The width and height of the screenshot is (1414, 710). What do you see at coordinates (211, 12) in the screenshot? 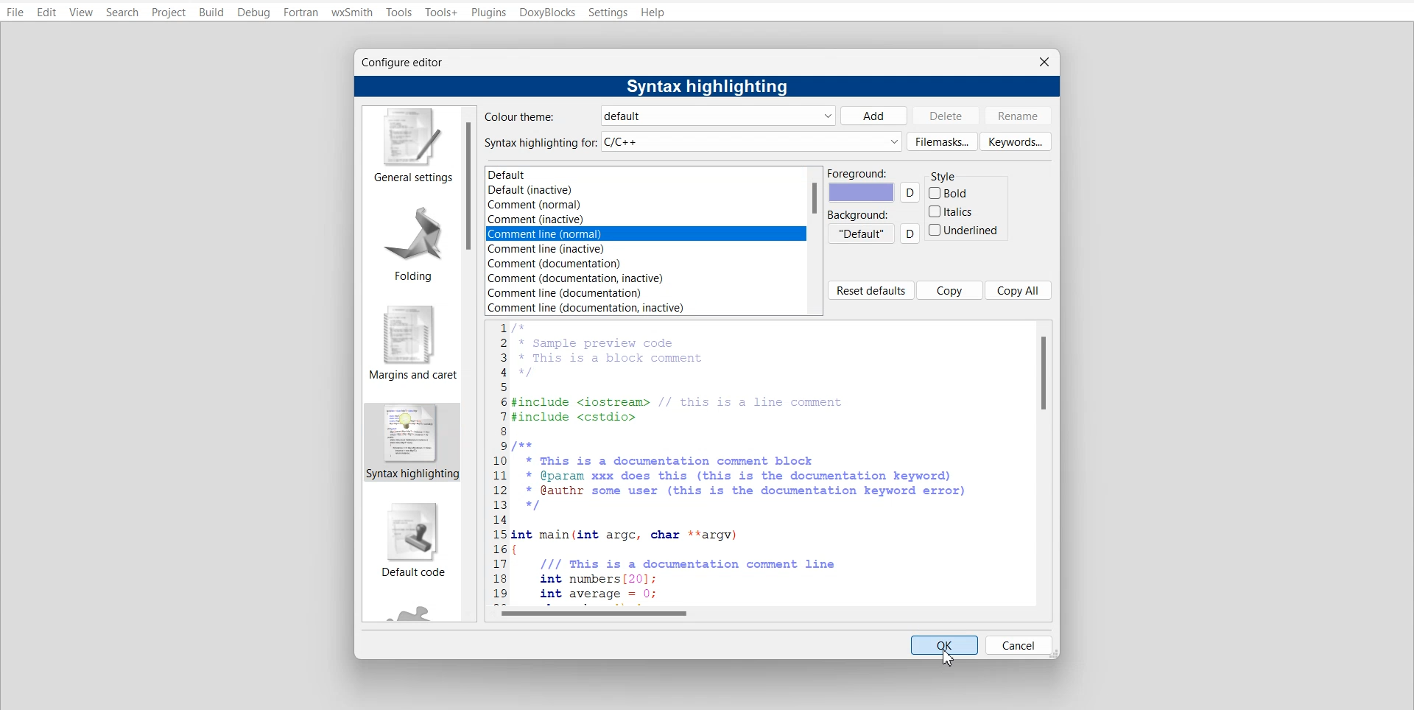
I see `Build` at bounding box center [211, 12].